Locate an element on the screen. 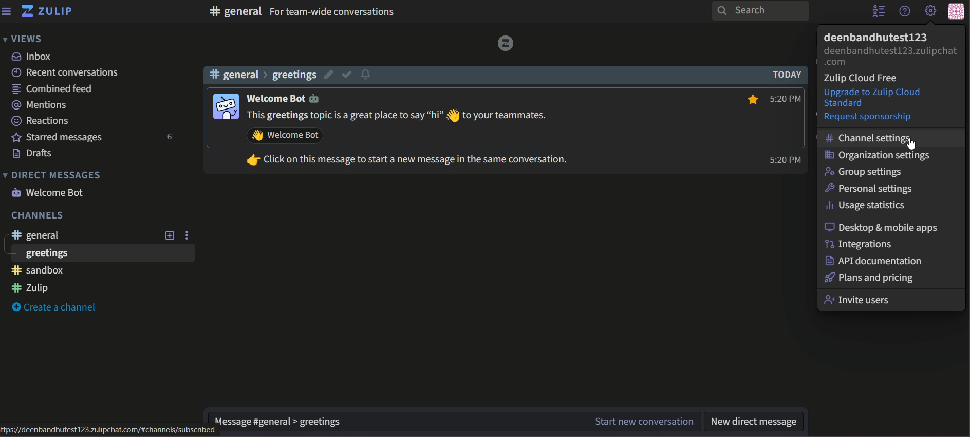  search is located at coordinates (761, 11).